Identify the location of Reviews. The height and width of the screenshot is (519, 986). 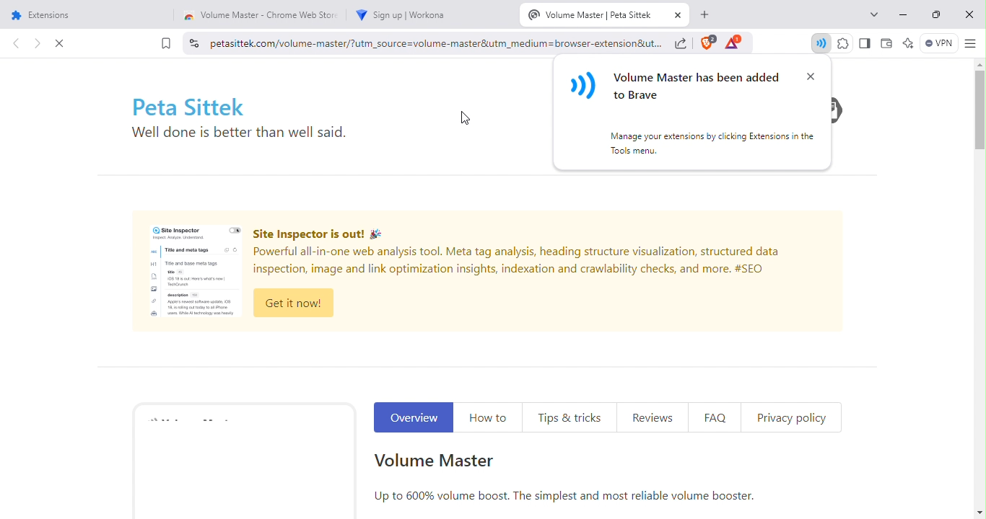
(653, 417).